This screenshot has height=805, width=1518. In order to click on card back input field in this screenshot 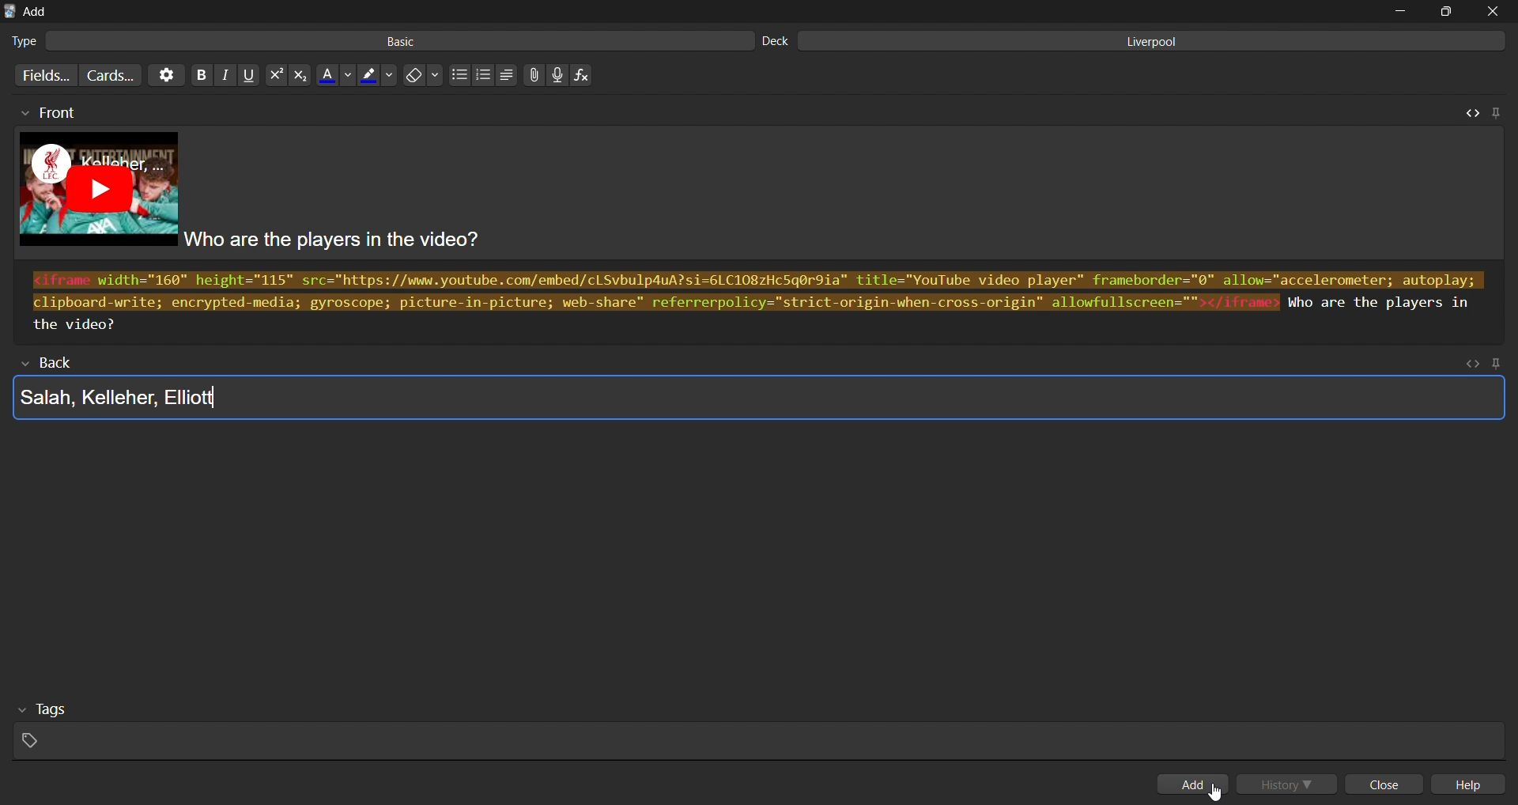, I will do `click(755, 400)`.